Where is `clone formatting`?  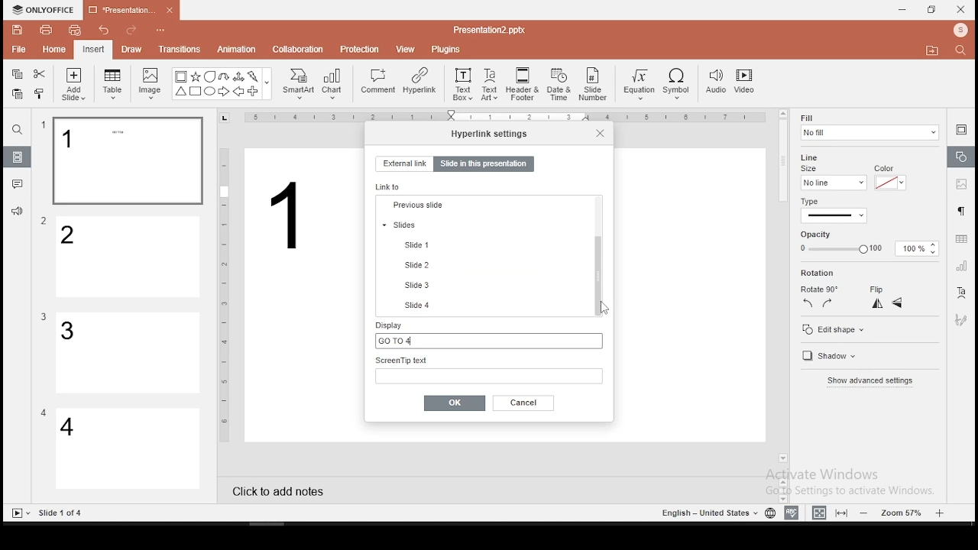
clone formatting is located at coordinates (42, 95).